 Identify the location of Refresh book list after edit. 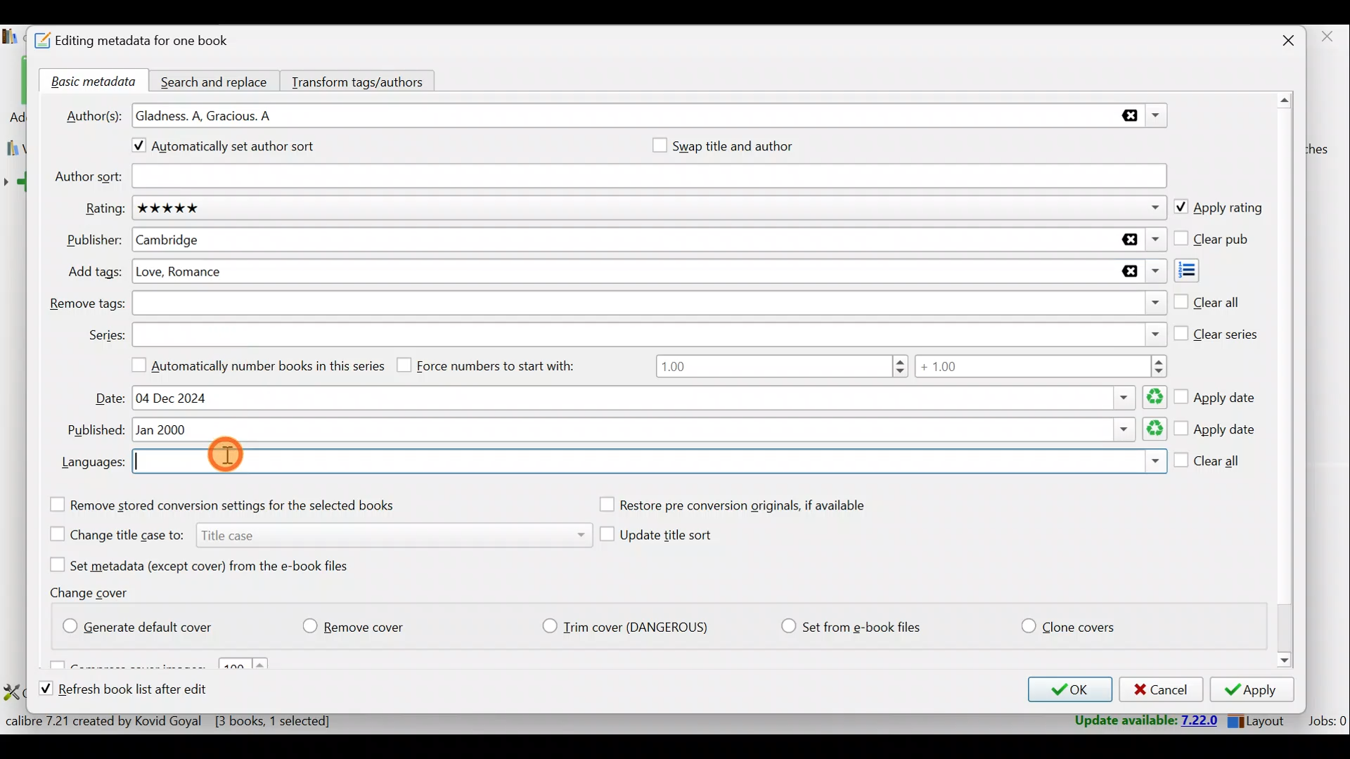
(136, 691).